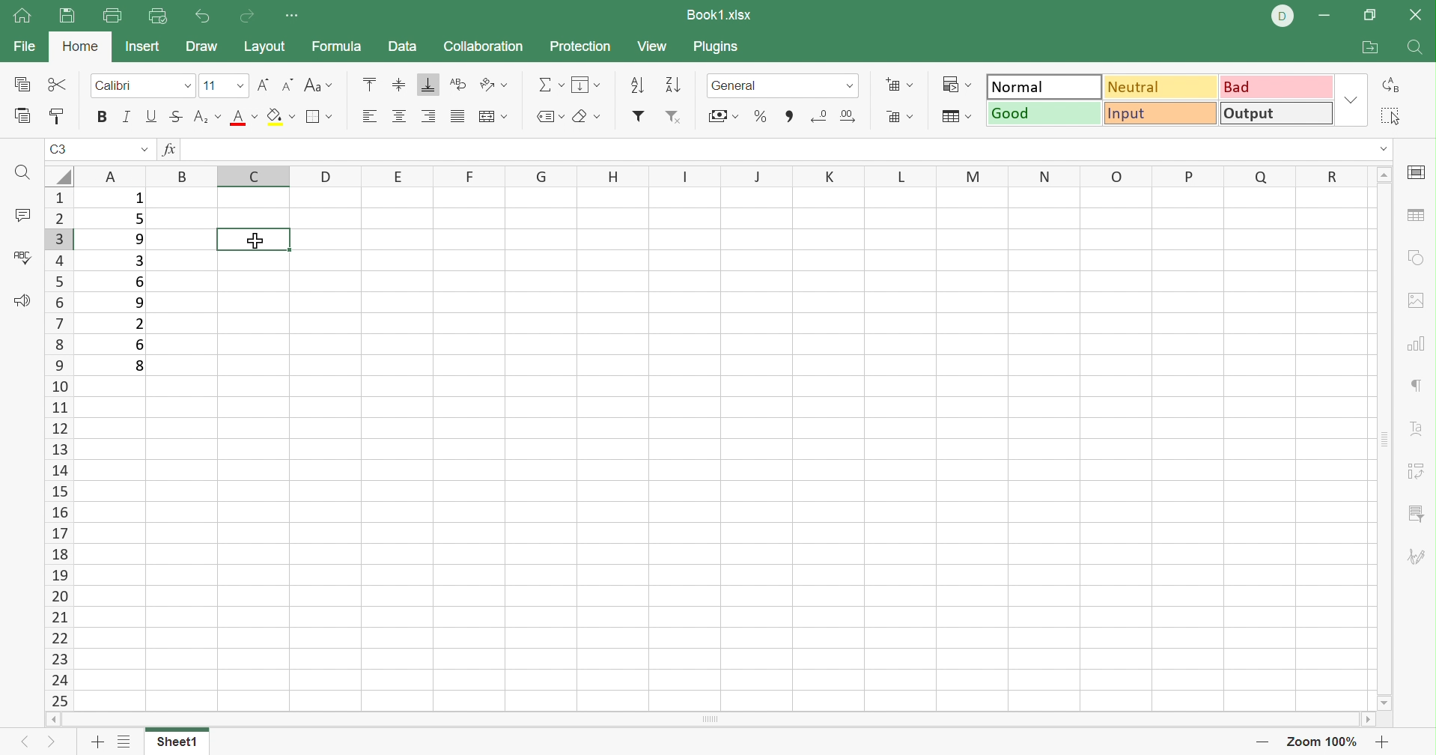  Describe the element at coordinates (724, 115) in the screenshot. I see `Accounting style` at that location.